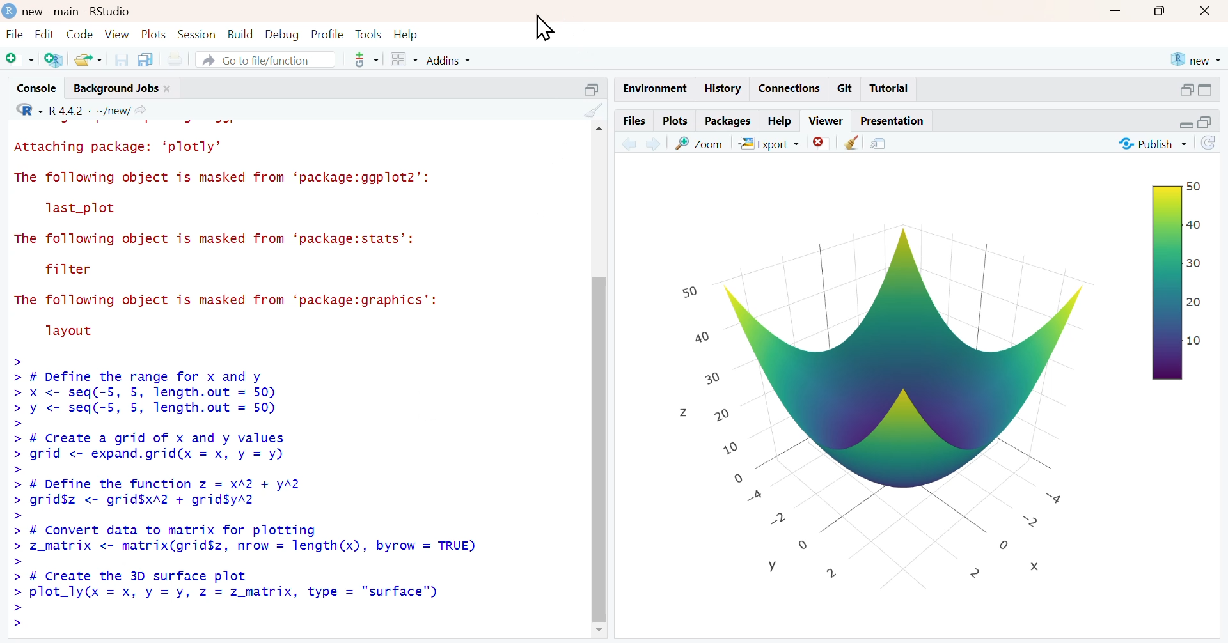 This screenshot has height=643, width=1228. Describe the element at coordinates (79, 10) in the screenshot. I see `new-main-RStudio` at that location.